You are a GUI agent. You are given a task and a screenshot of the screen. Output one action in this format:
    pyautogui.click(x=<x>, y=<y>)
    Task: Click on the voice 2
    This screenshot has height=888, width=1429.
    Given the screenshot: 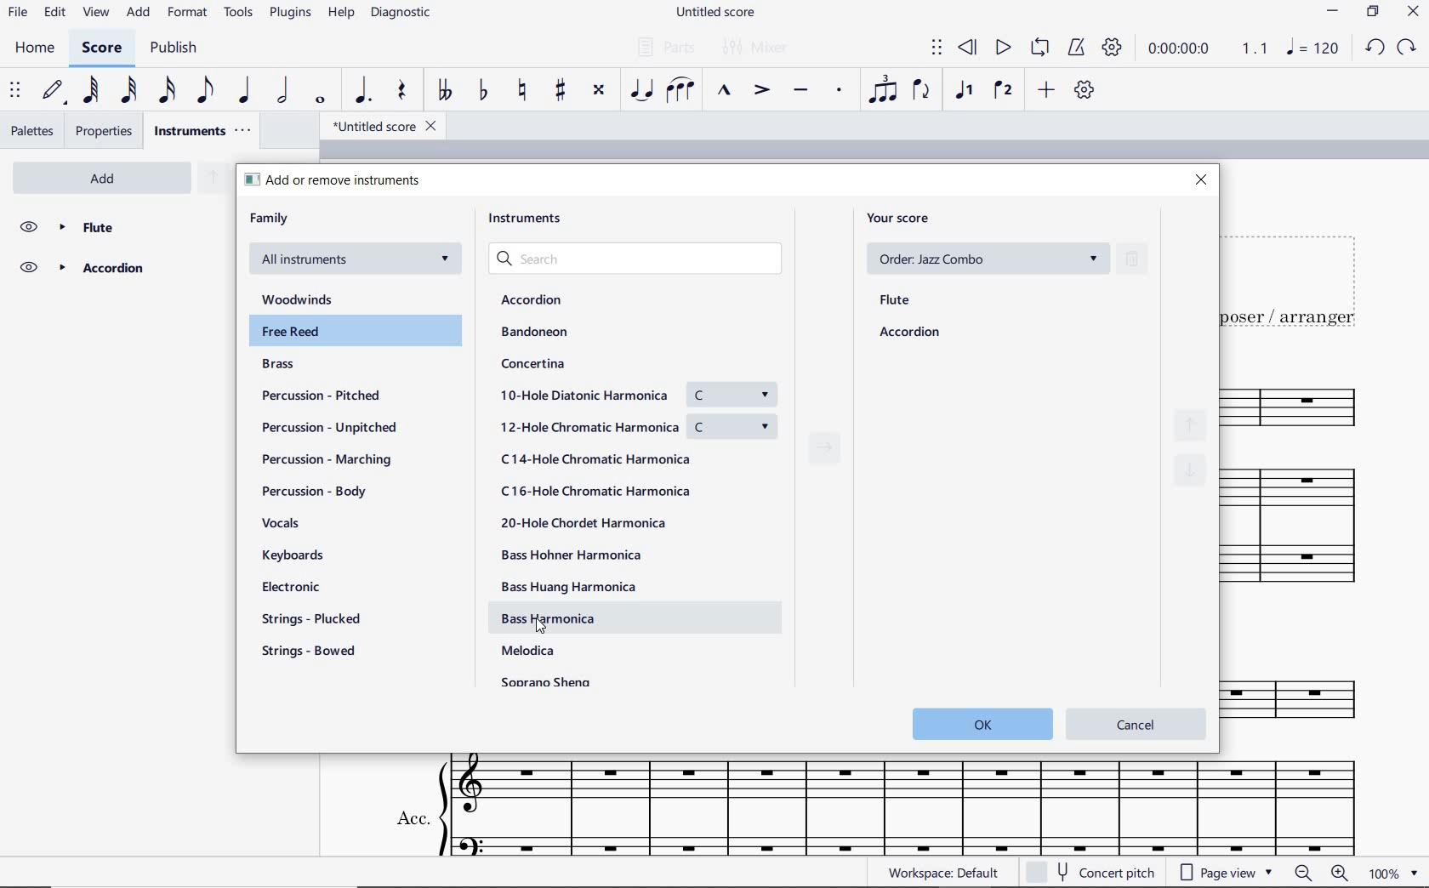 What is the action you would take?
    pyautogui.click(x=1003, y=91)
    